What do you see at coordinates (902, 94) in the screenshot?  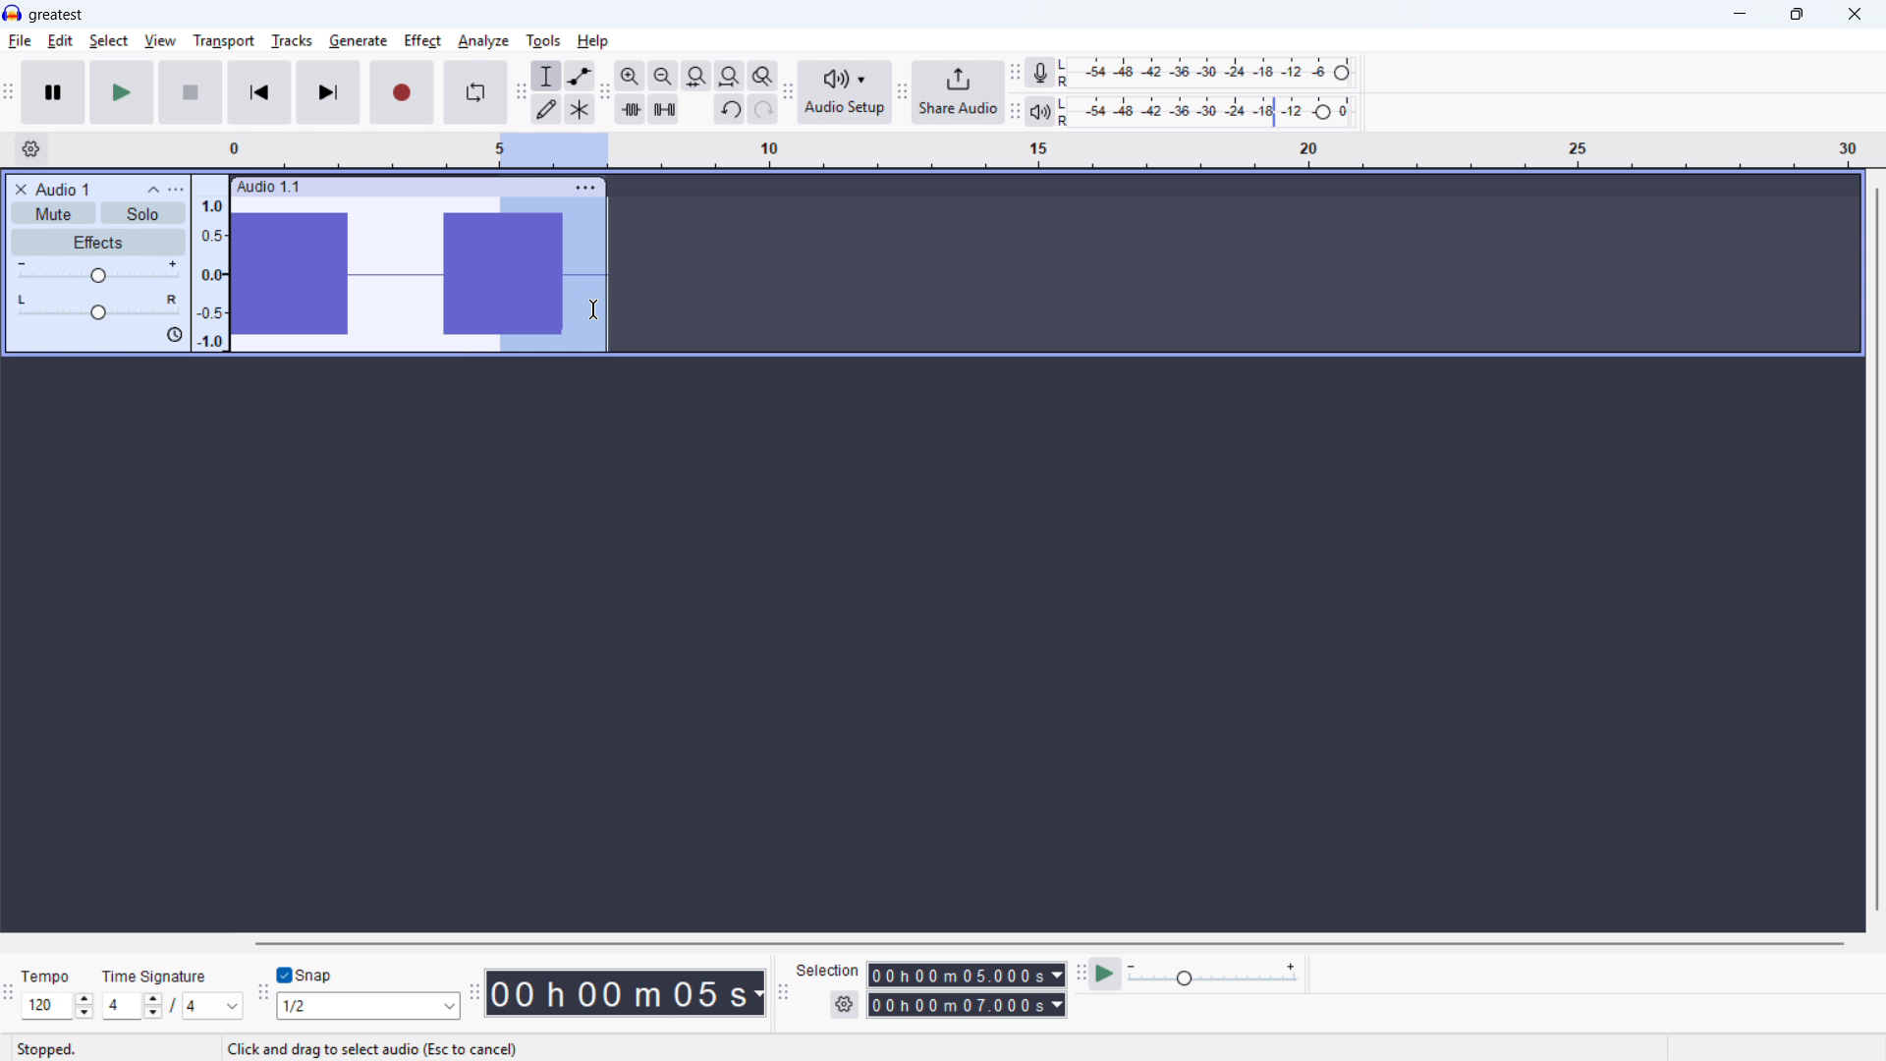 I see `` at bounding box center [902, 94].